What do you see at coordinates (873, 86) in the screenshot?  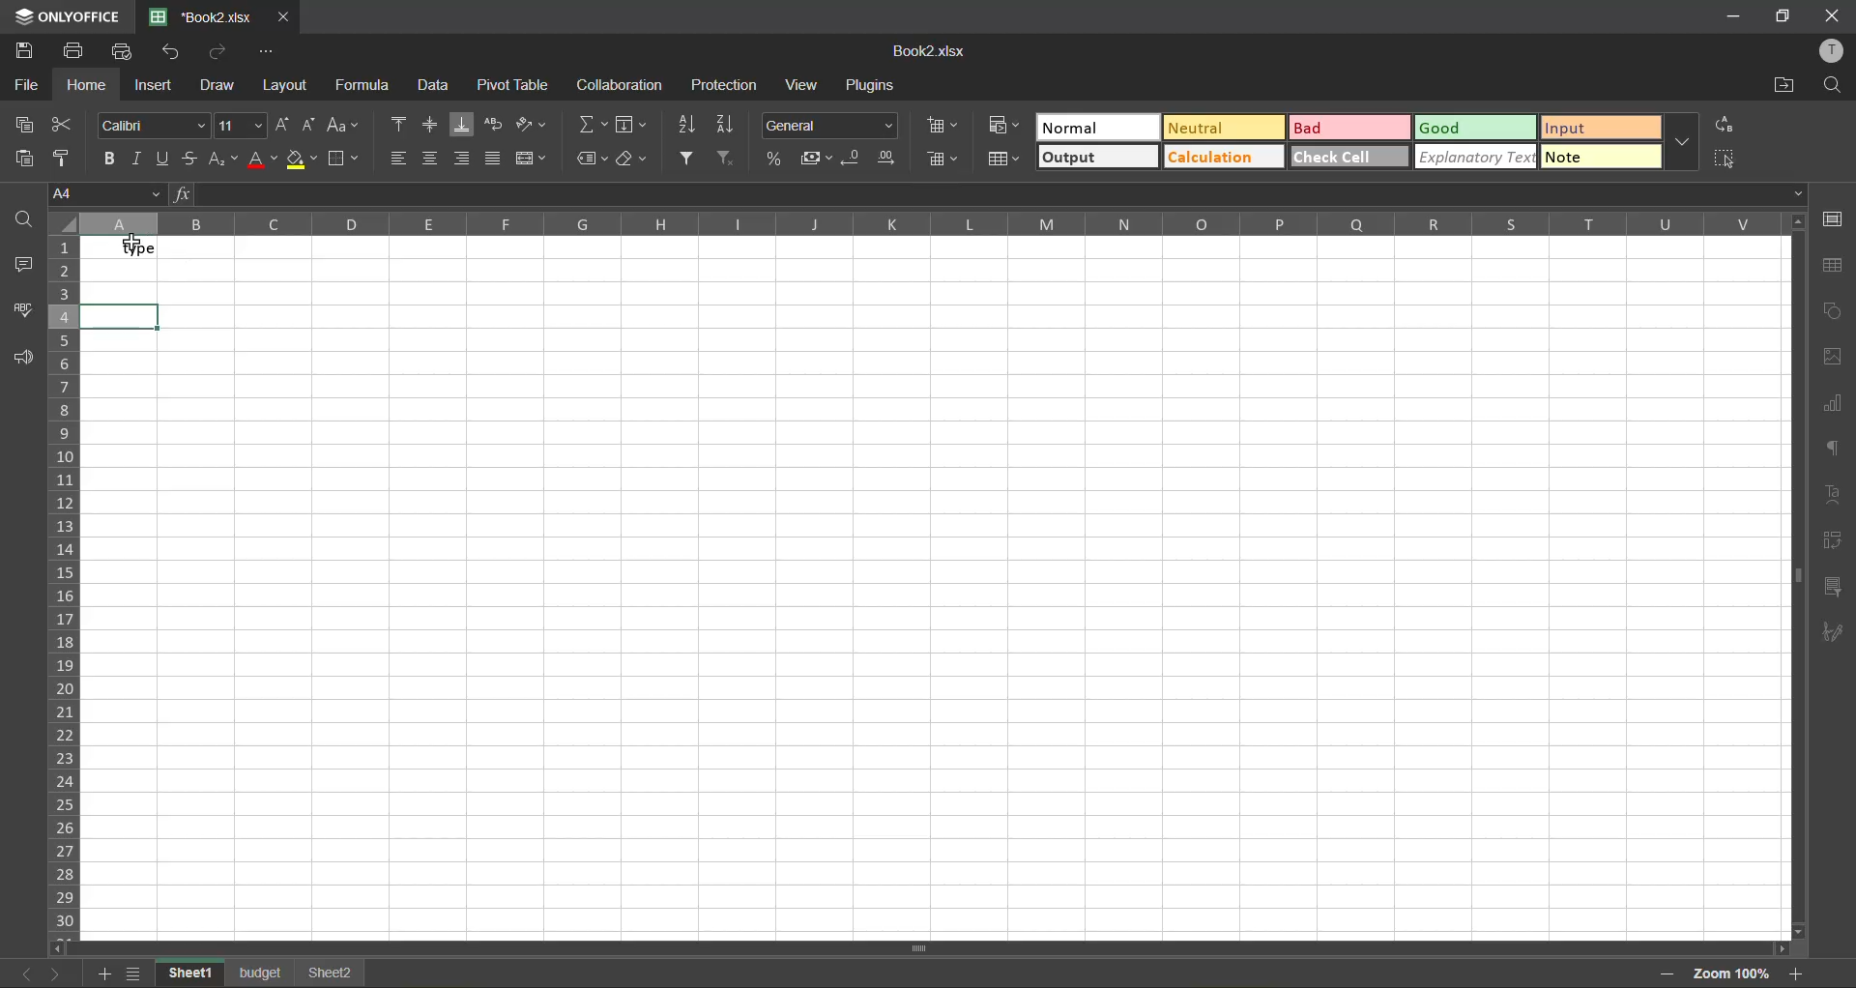 I see `plugins` at bounding box center [873, 86].